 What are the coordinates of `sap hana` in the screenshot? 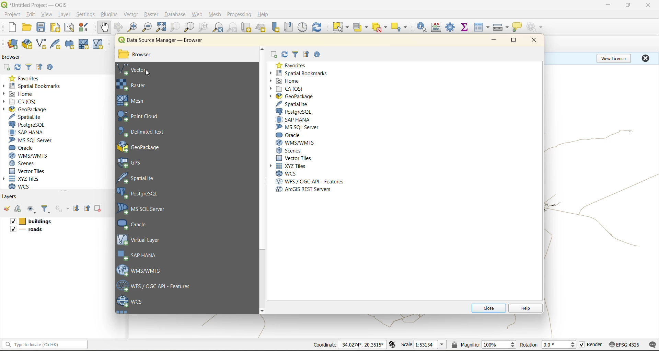 It's located at (293, 119).